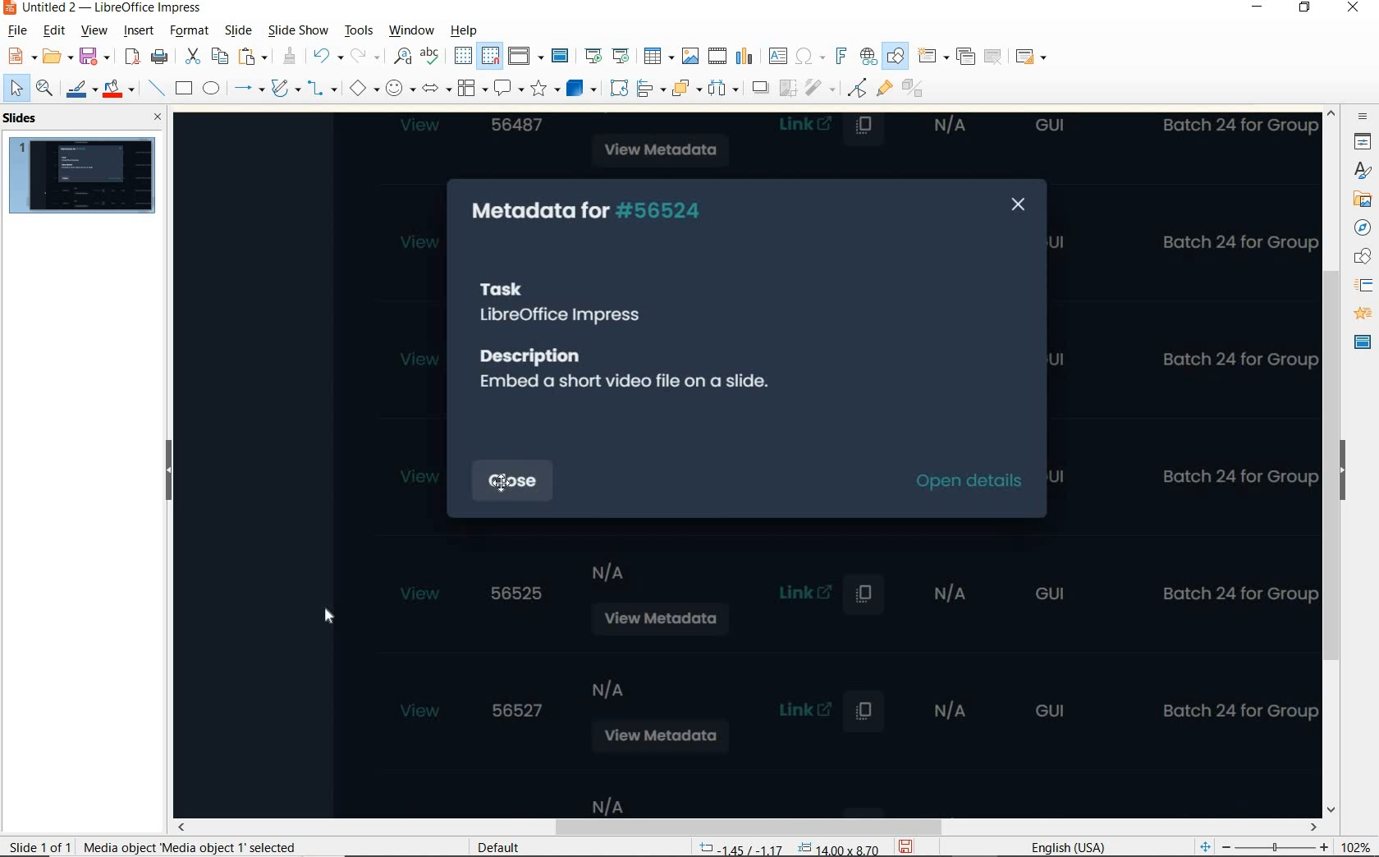 This screenshot has width=1379, height=857. Describe the element at coordinates (191, 57) in the screenshot. I see `CUT` at that location.